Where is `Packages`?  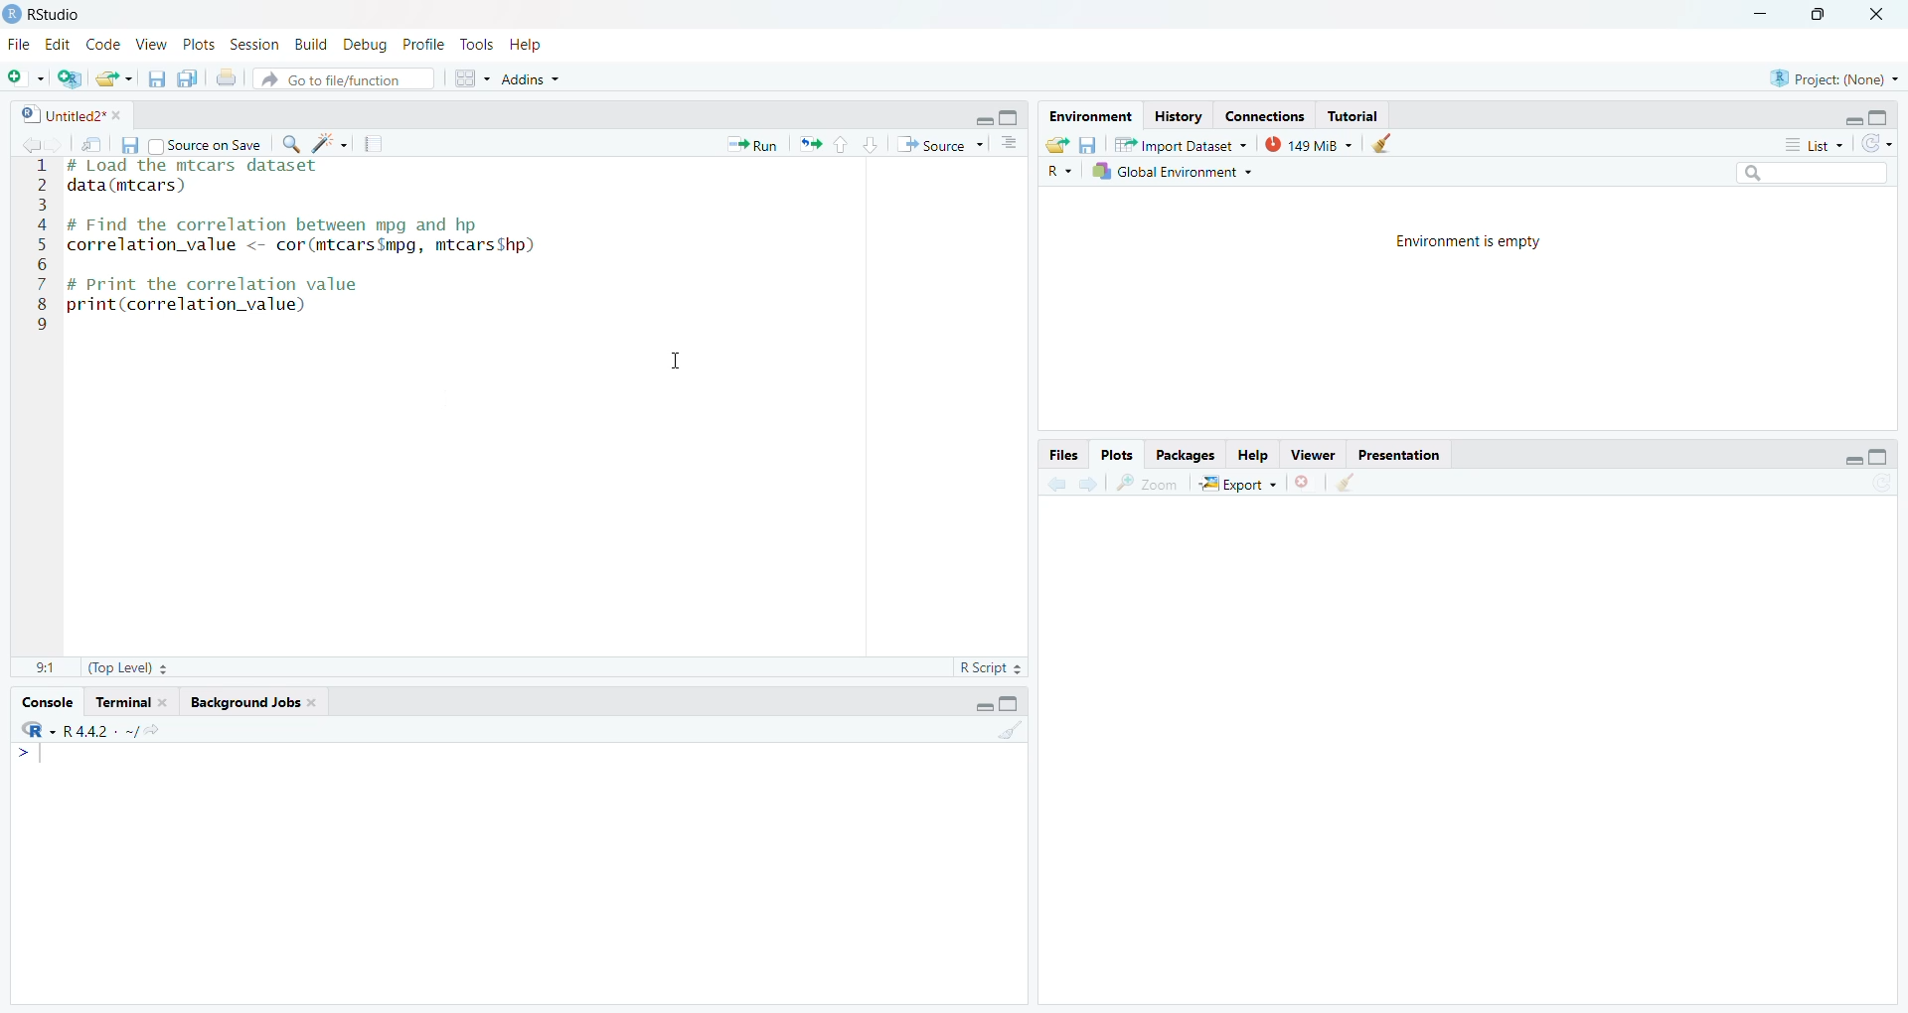 Packages is located at coordinates (1190, 452).